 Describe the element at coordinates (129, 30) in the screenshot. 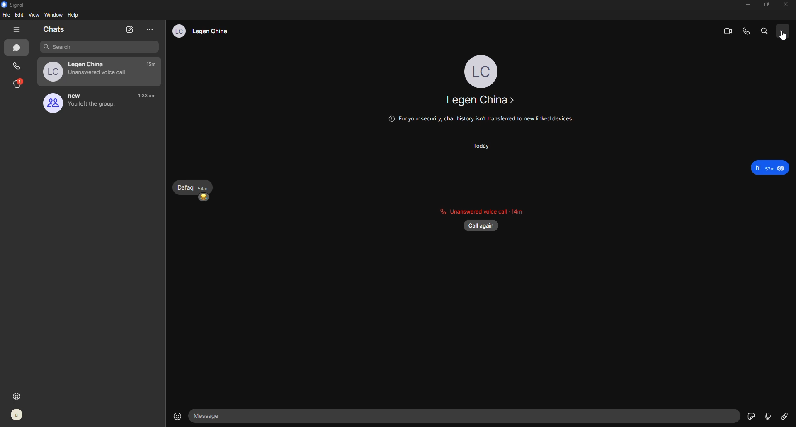

I see `new chat` at that location.